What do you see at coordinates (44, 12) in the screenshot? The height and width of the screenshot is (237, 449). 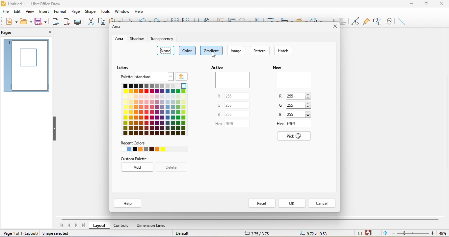 I see `insert` at bounding box center [44, 12].